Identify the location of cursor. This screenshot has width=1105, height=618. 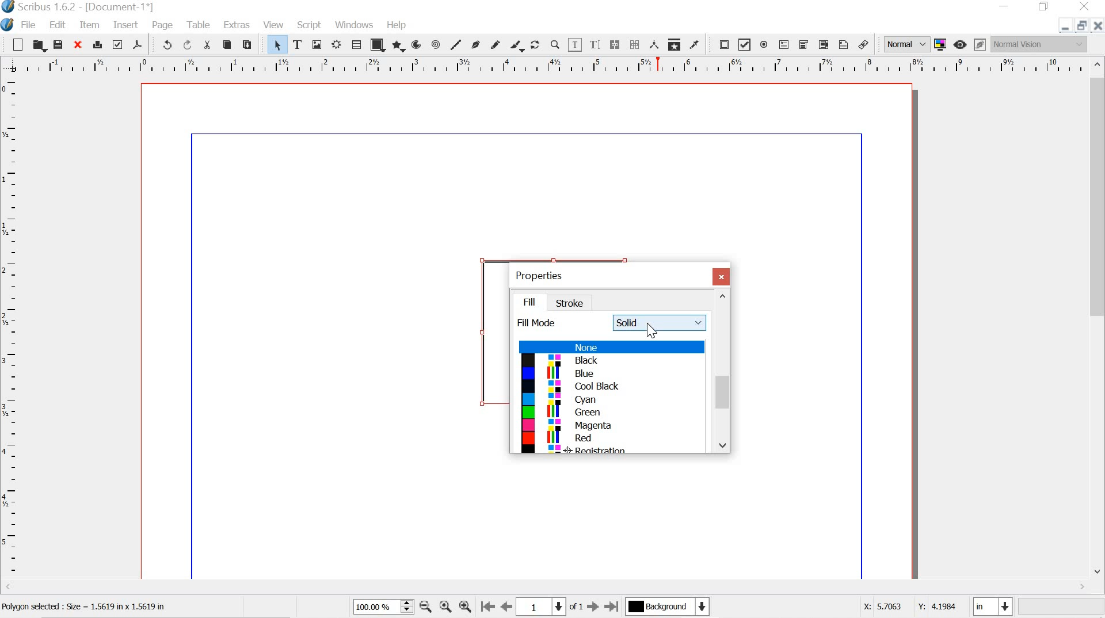
(653, 330).